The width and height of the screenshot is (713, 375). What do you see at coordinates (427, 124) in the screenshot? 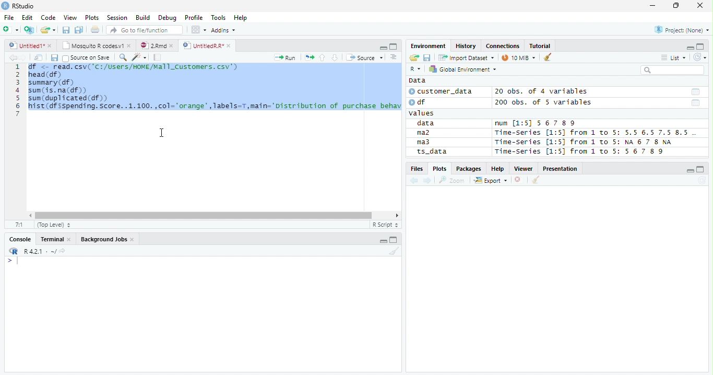
I see `data` at bounding box center [427, 124].